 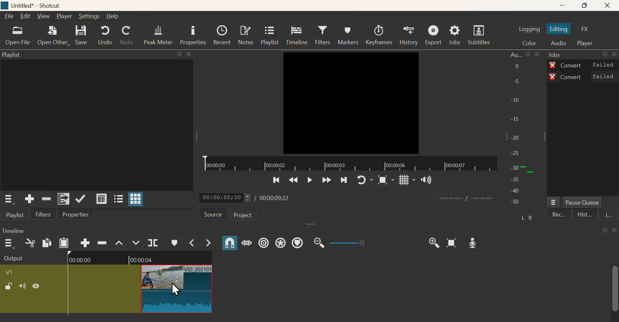 I want to click on Setting, so click(x=91, y=16).